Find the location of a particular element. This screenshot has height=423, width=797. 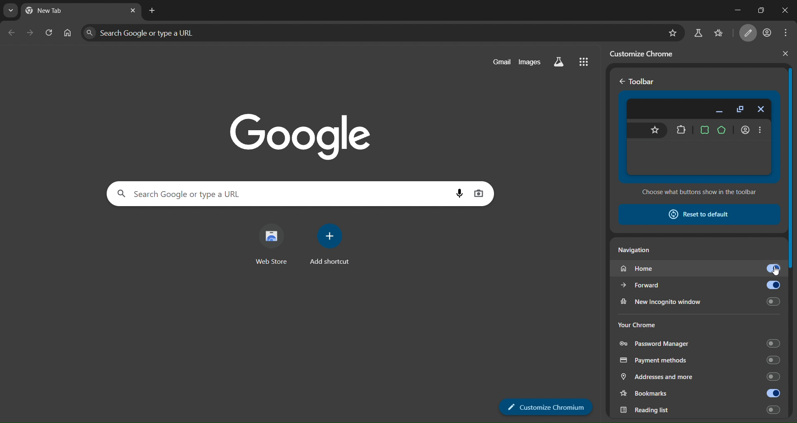

bookmarks is located at coordinates (670, 394).